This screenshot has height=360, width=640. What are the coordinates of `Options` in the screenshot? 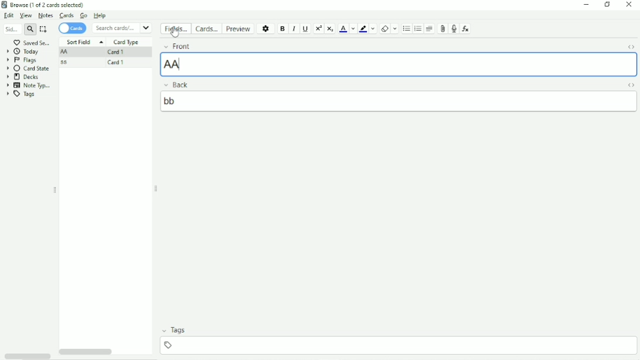 It's located at (265, 28).